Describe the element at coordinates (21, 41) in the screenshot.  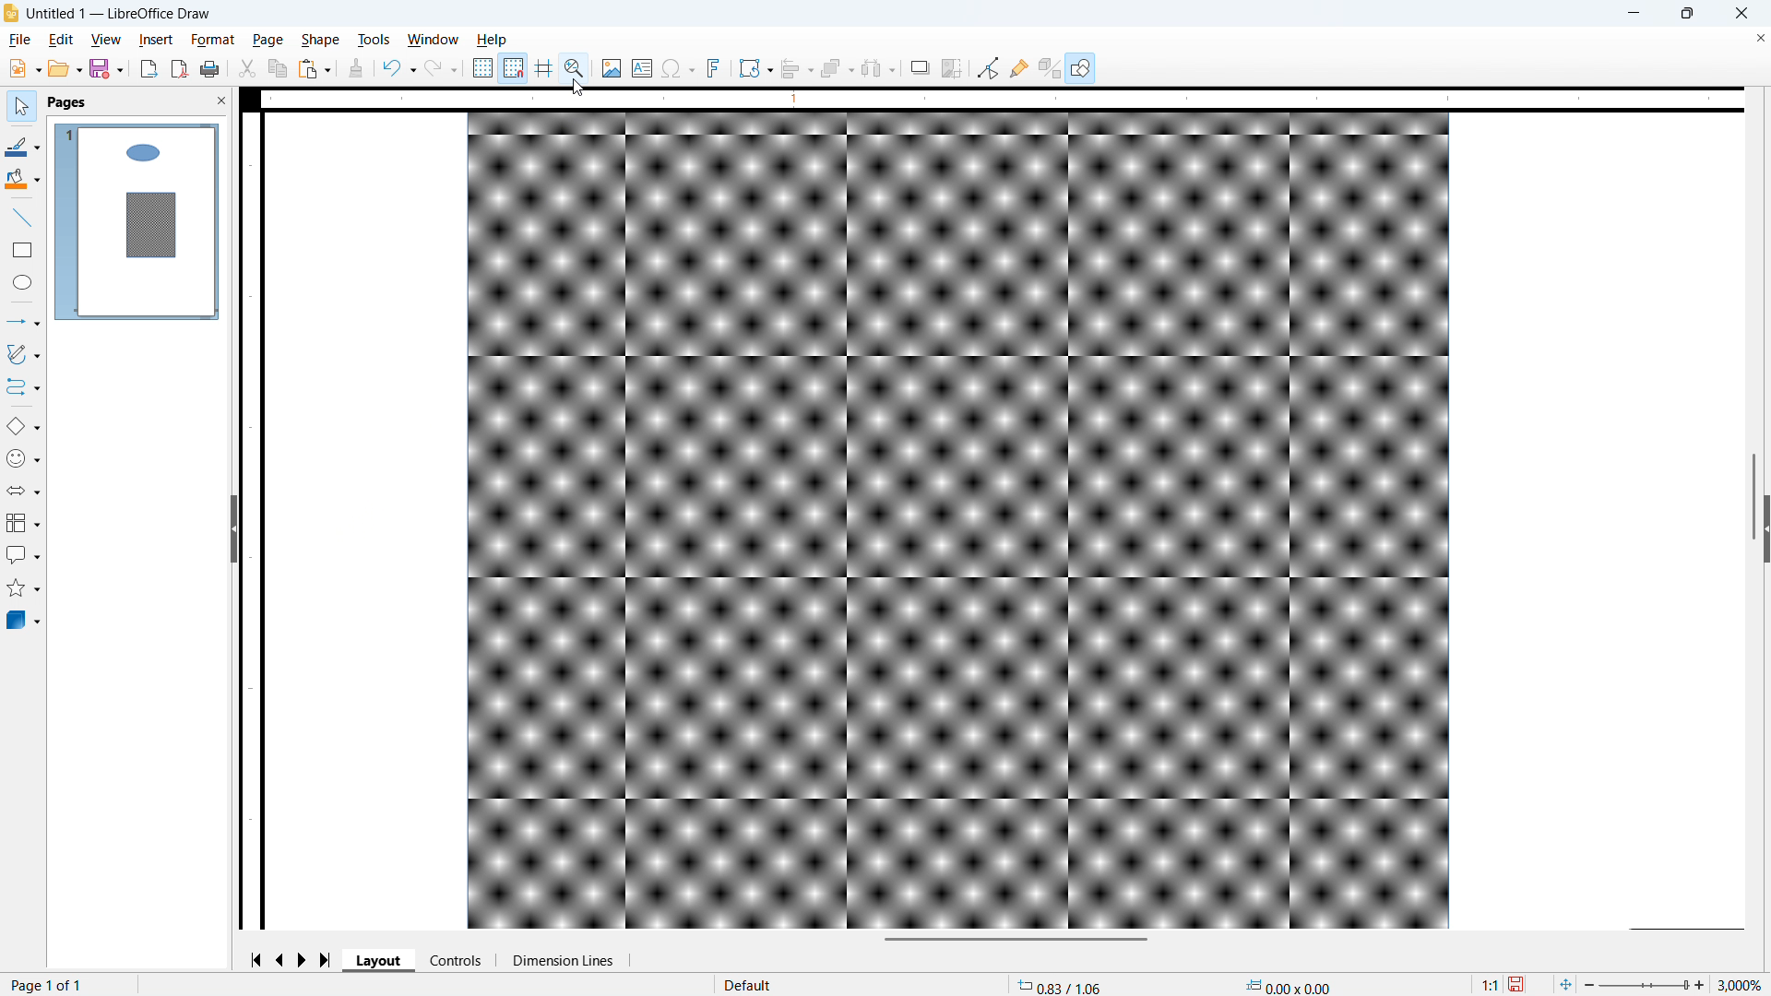
I see `file ` at that location.